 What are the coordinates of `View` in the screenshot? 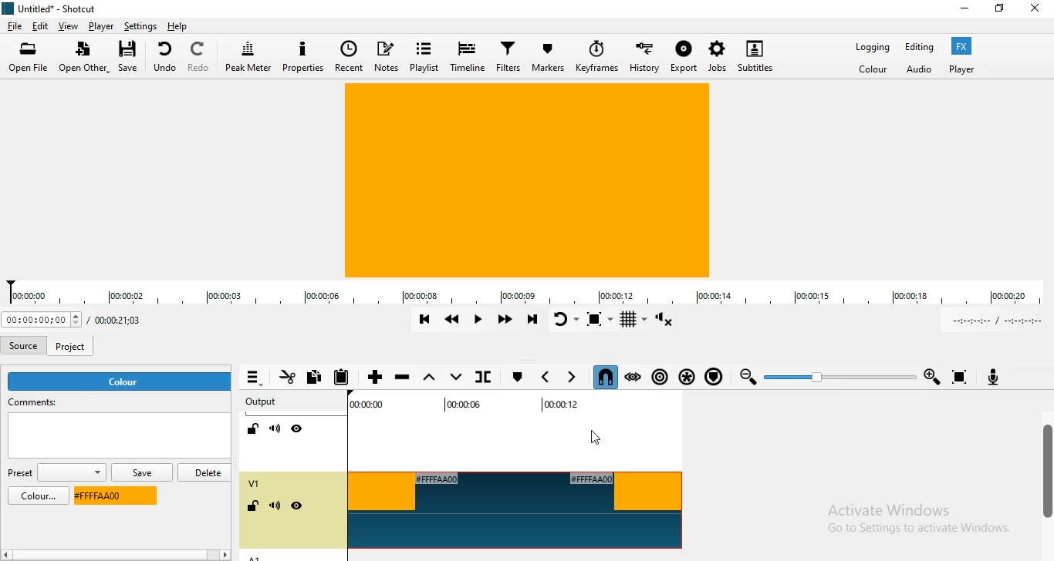 It's located at (69, 25).